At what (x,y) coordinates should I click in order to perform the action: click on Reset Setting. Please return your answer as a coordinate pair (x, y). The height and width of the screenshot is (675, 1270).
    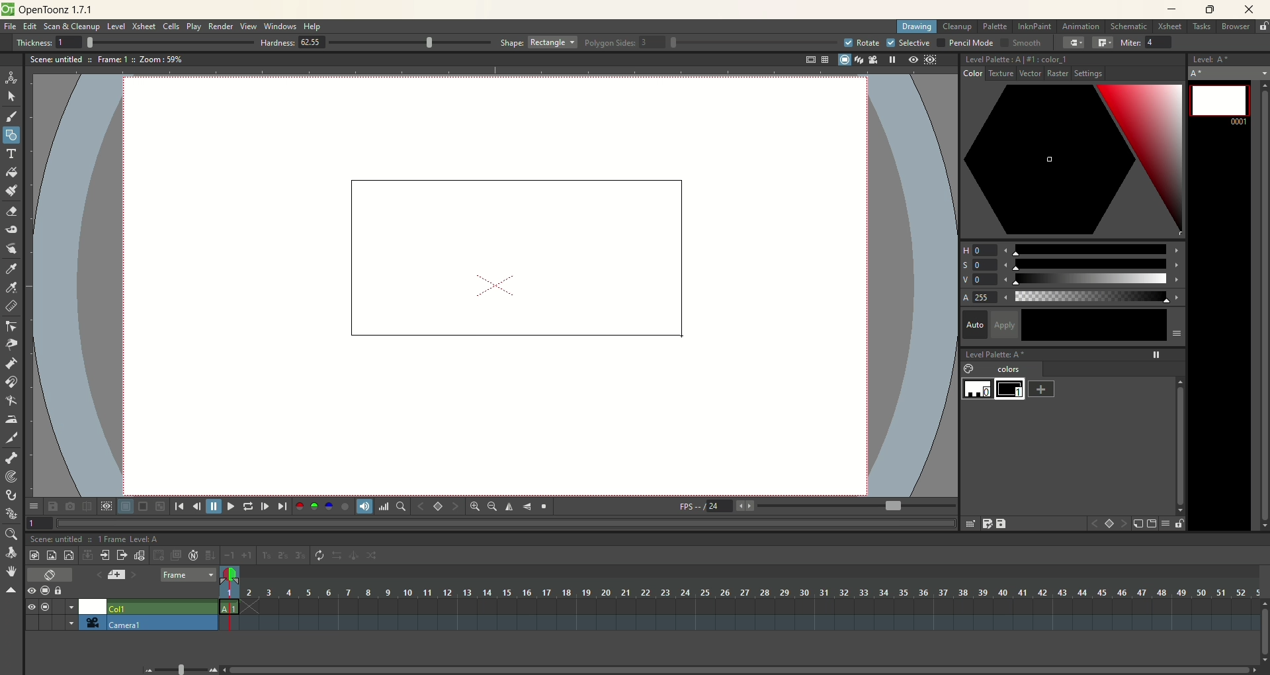
    Looking at the image, I should click on (1083, 75).